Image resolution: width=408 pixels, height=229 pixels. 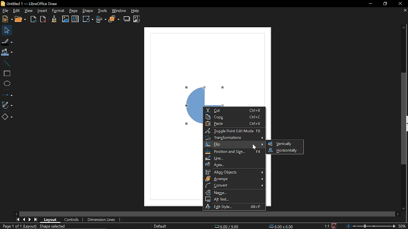 What do you see at coordinates (234, 158) in the screenshot?
I see `Line` at bounding box center [234, 158].